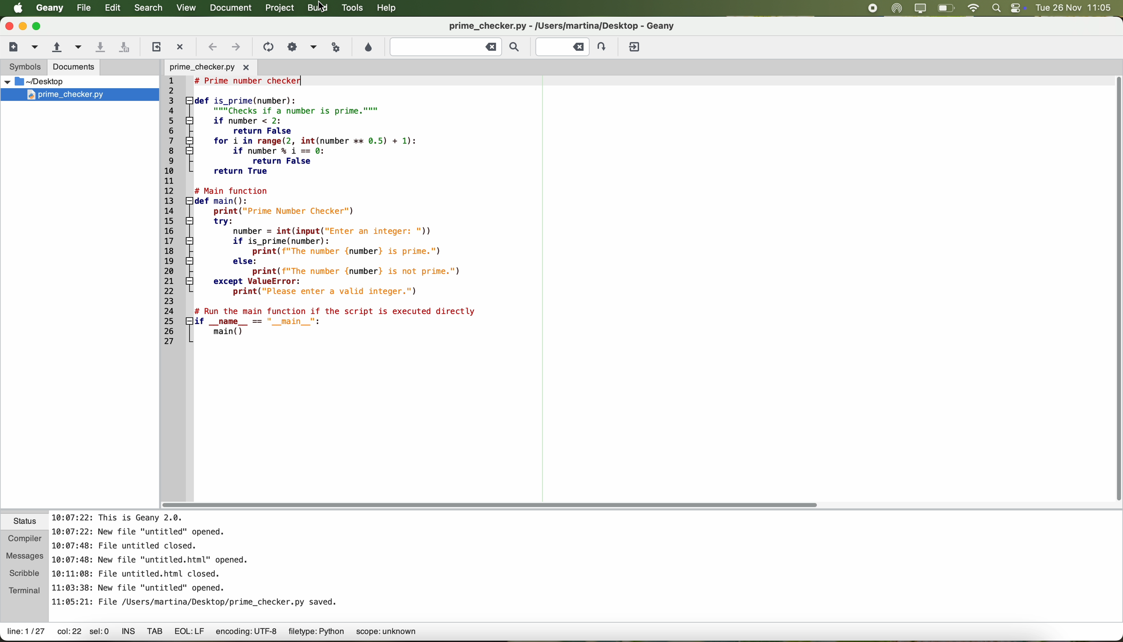 The height and width of the screenshot is (642, 1123). Describe the element at coordinates (996, 8) in the screenshot. I see `spotlight search` at that location.